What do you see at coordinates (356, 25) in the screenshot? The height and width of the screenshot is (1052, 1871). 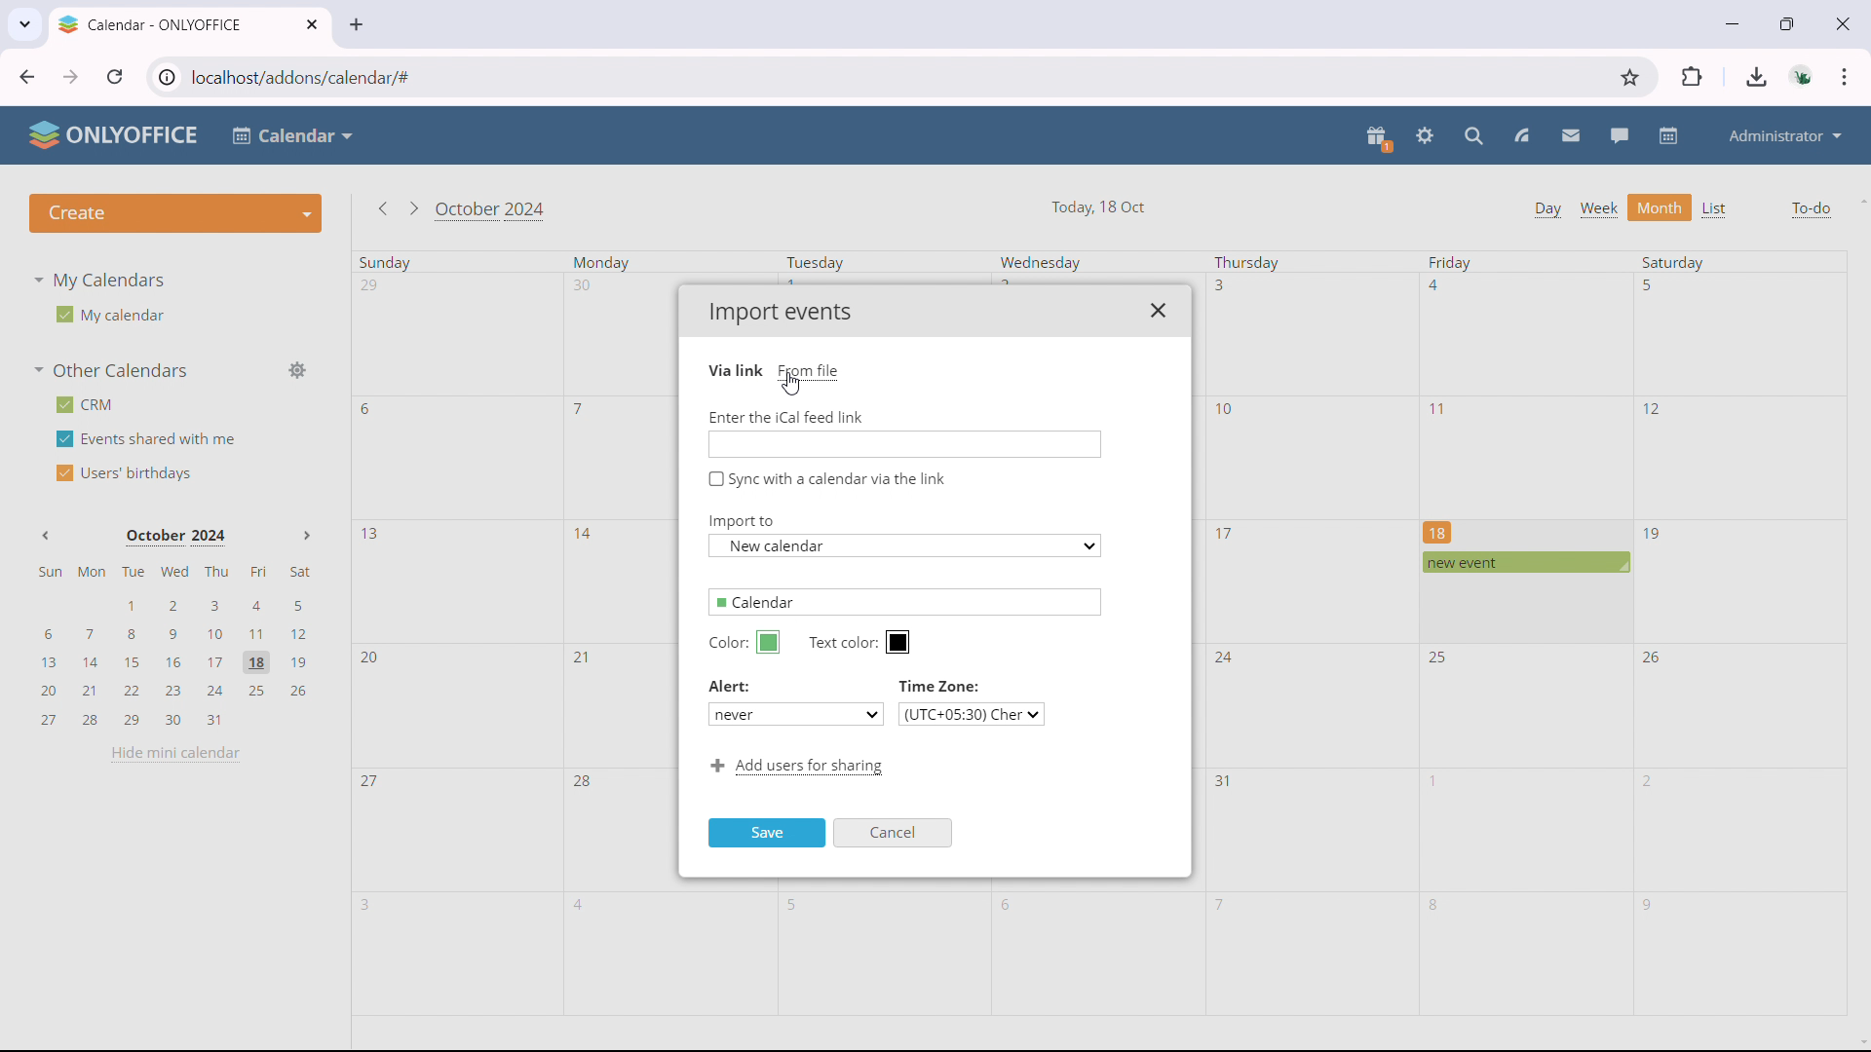 I see `new tab` at bounding box center [356, 25].